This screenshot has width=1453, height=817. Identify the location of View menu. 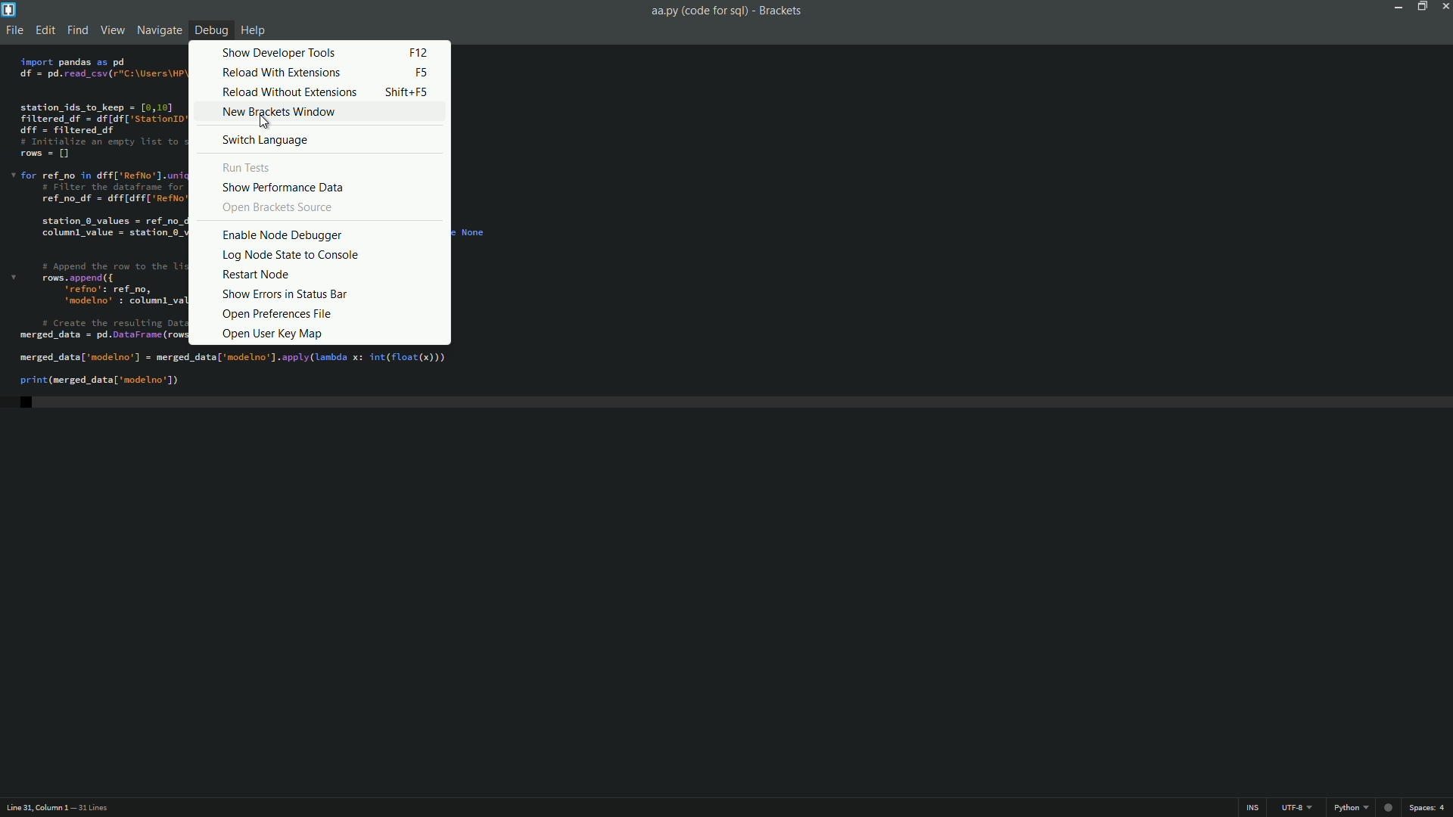
(111, 30).